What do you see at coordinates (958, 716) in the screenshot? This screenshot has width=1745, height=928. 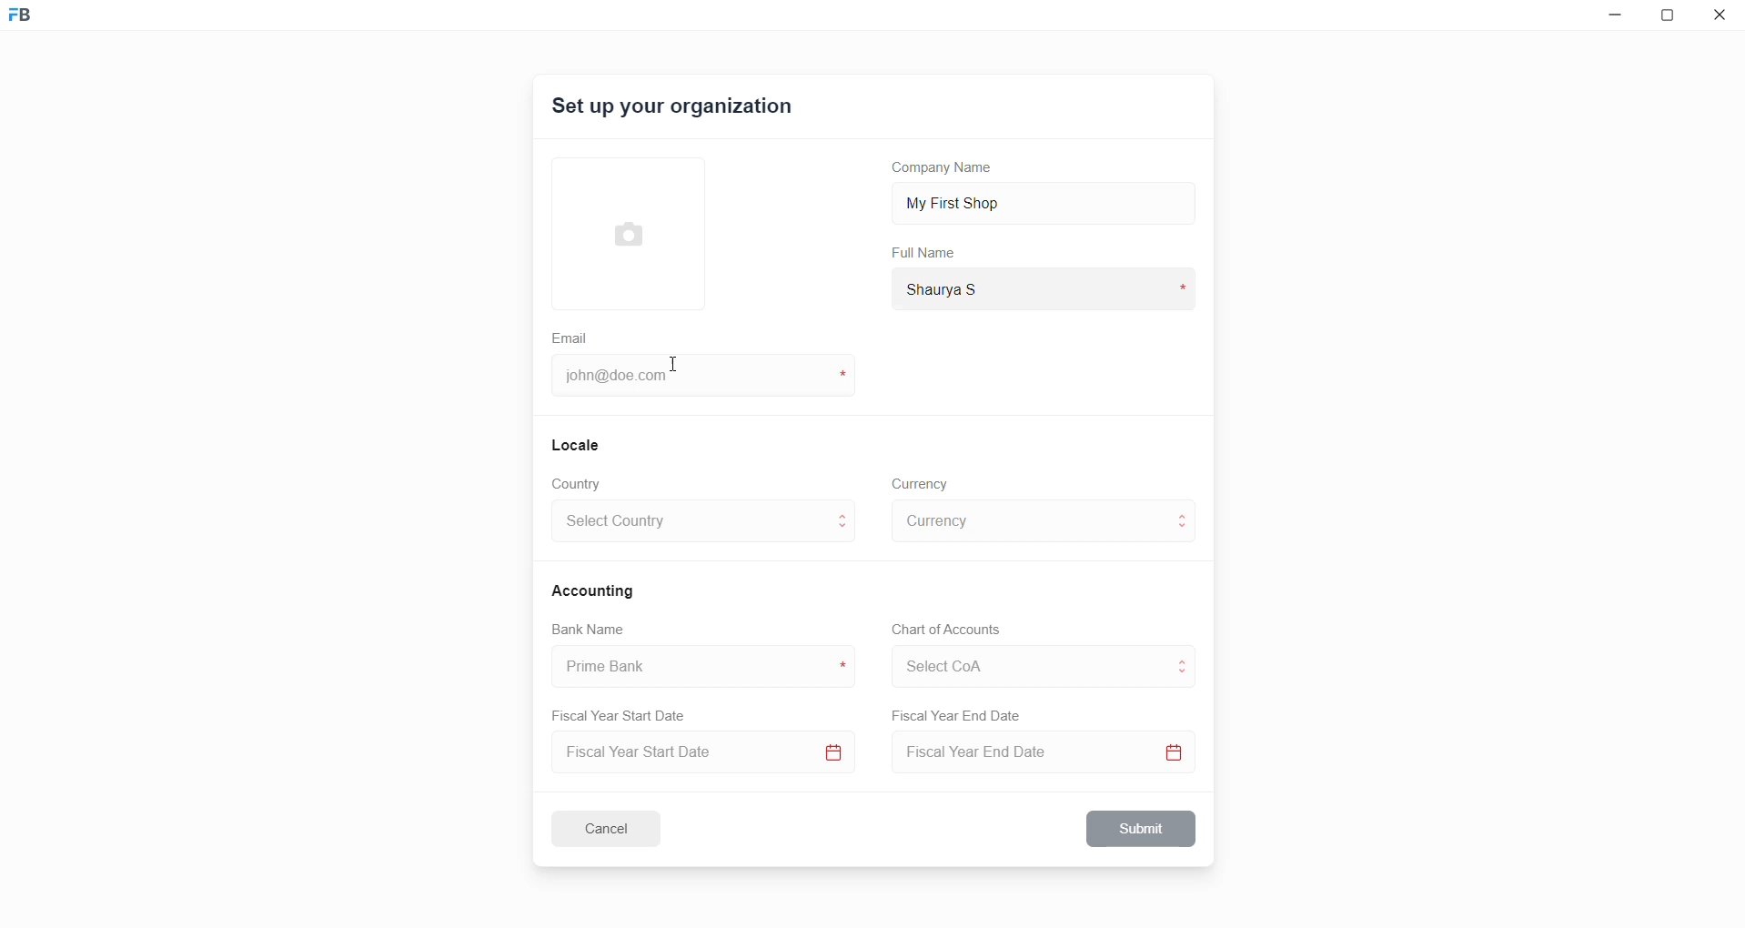 I see `Fiscal Year End Date` at bounding box center [958, 716].